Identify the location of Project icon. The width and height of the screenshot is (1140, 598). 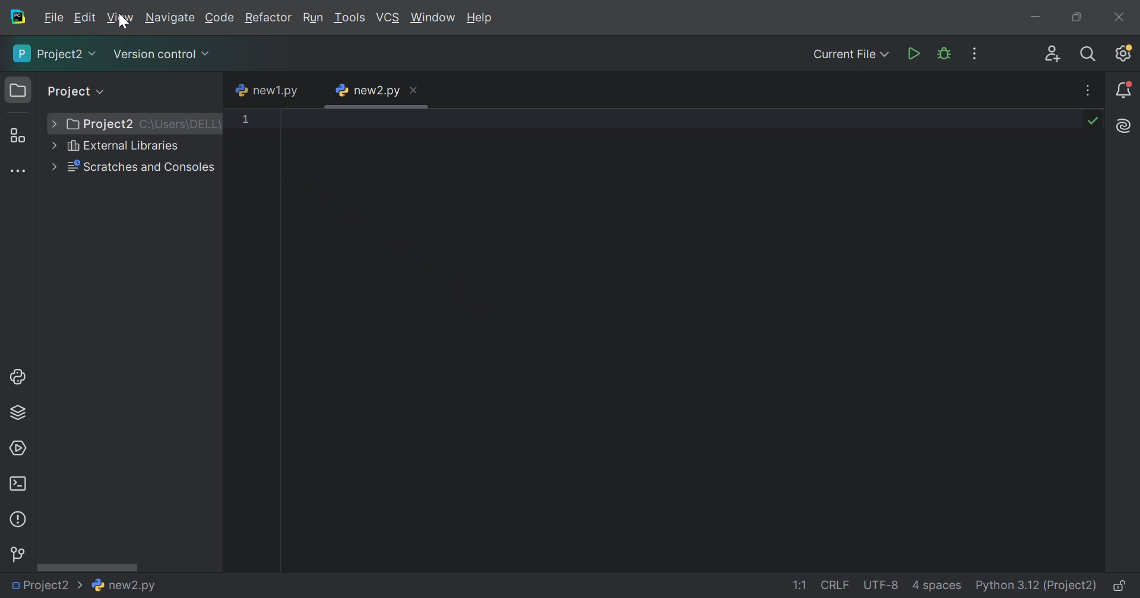
(18, 91).